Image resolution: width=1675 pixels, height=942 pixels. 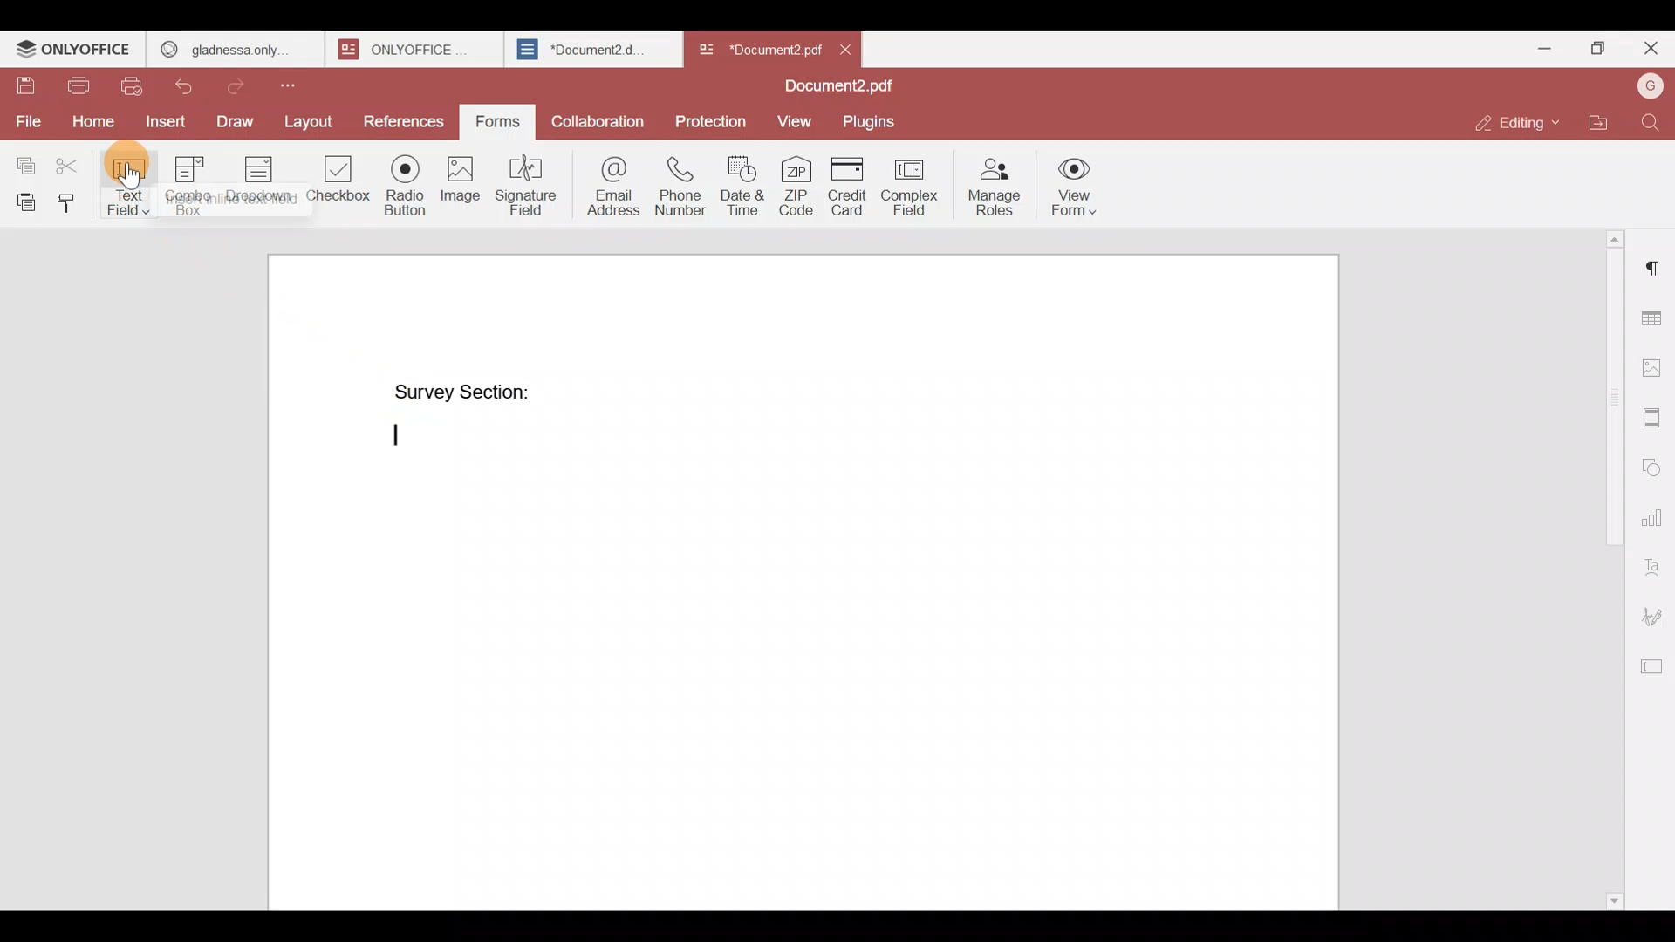 I want to click on text cursor, so click(x=396, y=433).